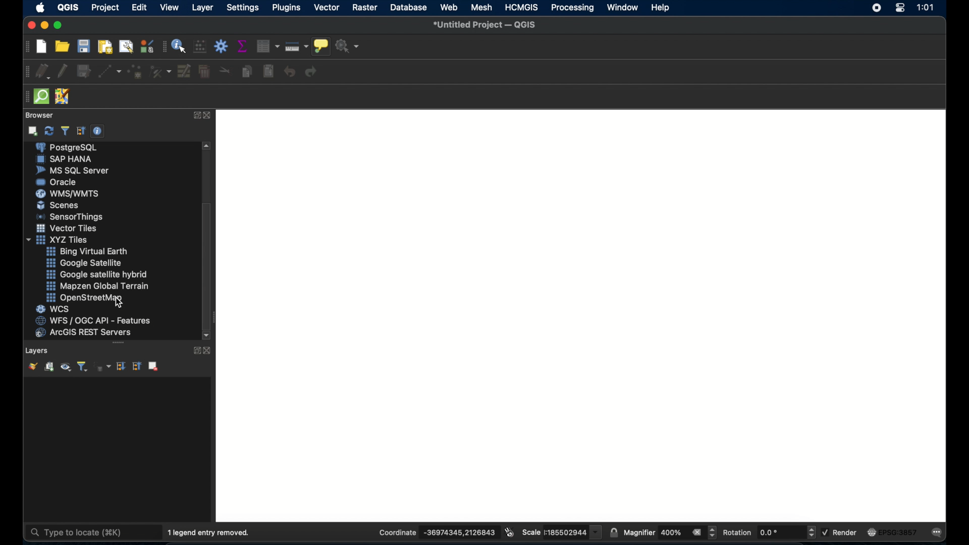  I want to click on openstreetmap, so click(85, 298).